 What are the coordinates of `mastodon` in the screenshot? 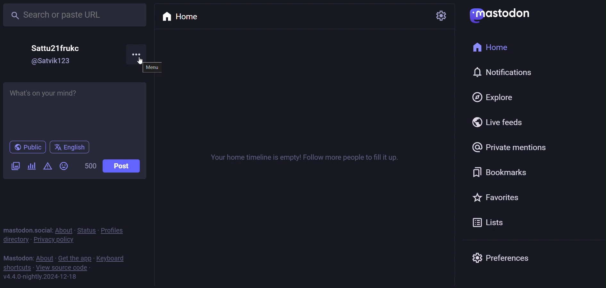 It's located at (498, 16).